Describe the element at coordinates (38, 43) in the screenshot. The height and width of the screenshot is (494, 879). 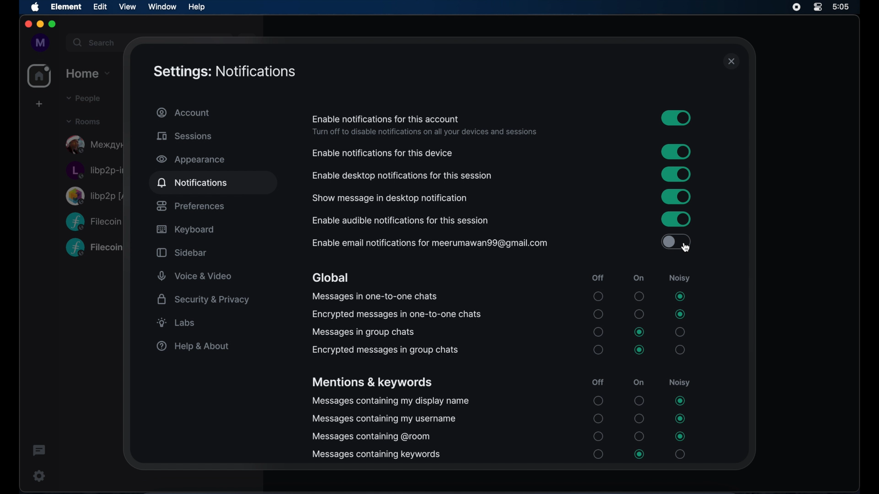
I see `profile` at that location.